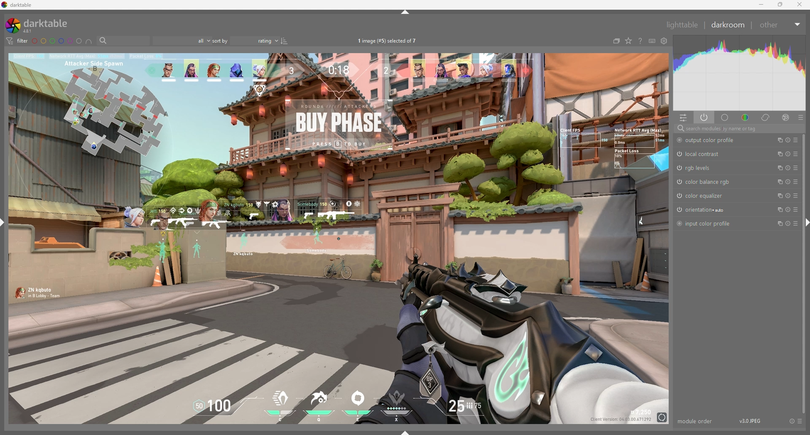  Describe the element at coordinates (780, 5) in the screenshot. I see `resize` at that location.